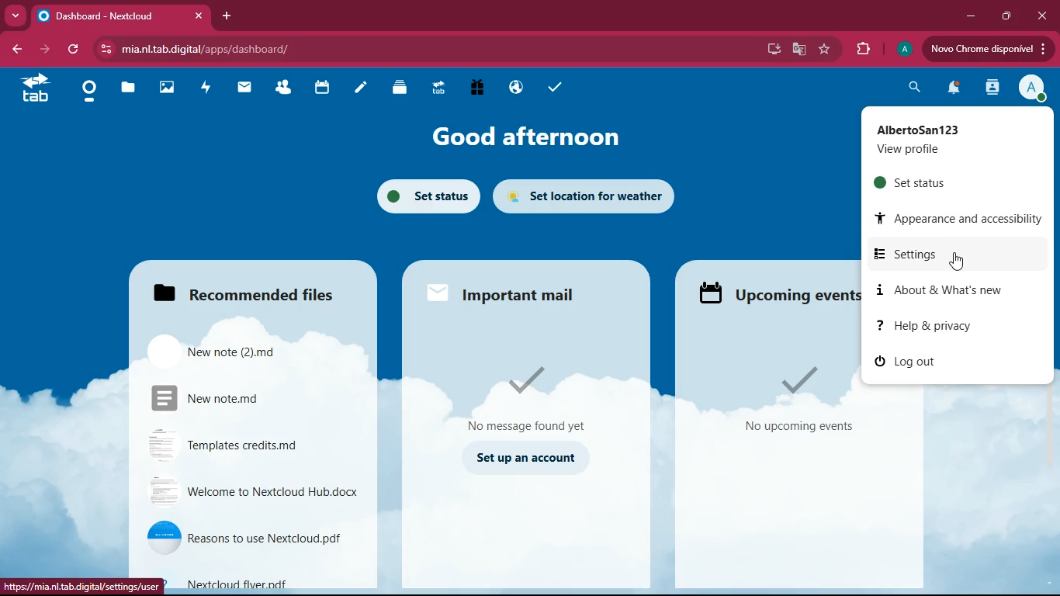  I want to click on add tab, so click(227, 19).